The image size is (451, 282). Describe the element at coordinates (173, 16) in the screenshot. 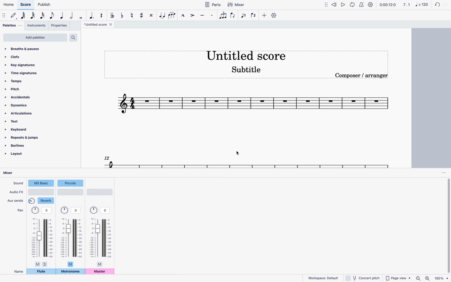

I see `slur` at that location.